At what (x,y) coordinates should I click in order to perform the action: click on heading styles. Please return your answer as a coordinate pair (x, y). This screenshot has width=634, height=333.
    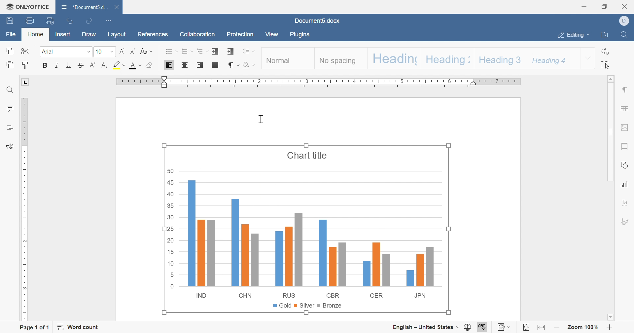
    Looking at the image, I should click on (420, 58).